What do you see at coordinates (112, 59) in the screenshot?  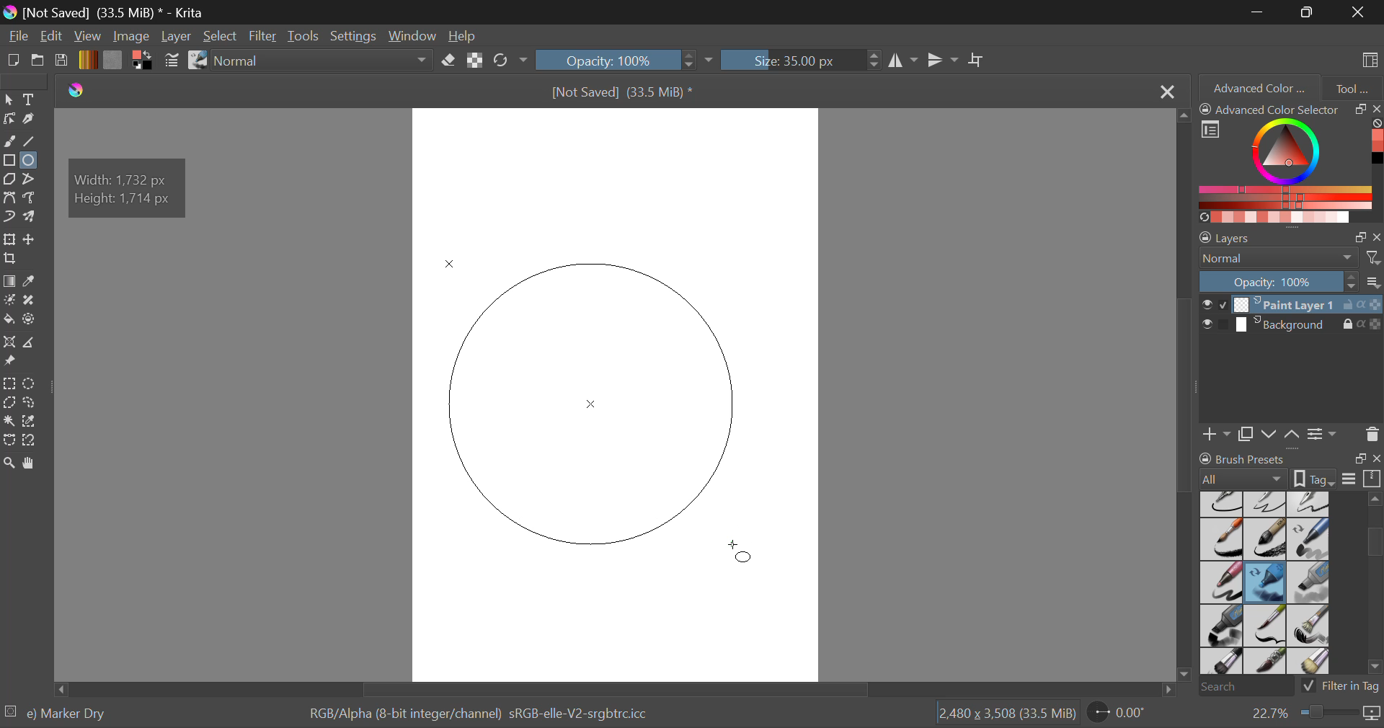 I see `Texture` at bounding box center [112, 59].